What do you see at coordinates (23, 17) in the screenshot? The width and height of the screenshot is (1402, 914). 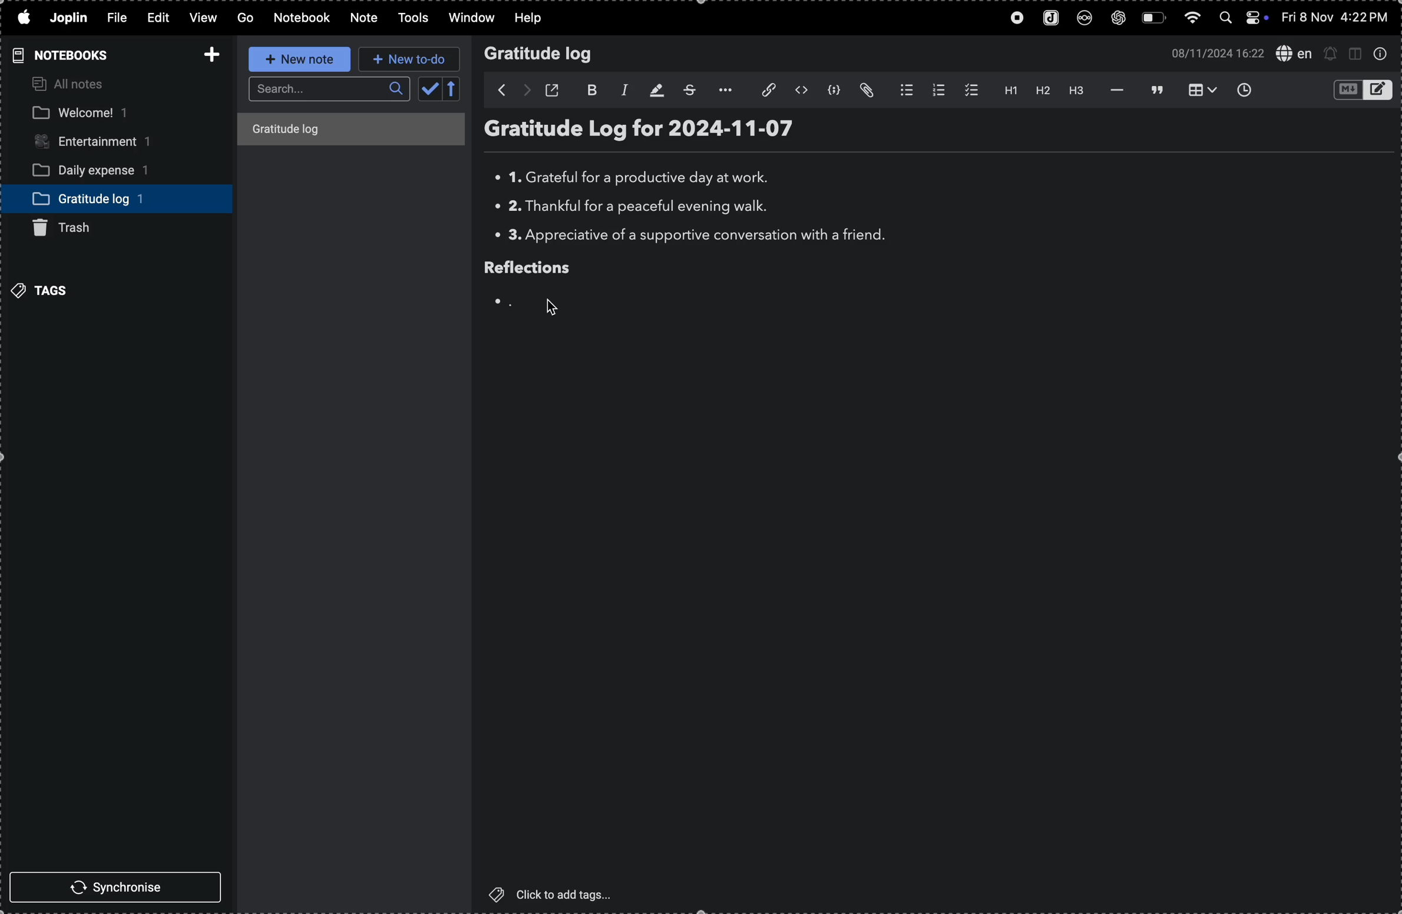 I see `apple menu` at bounding box center [23, 17].